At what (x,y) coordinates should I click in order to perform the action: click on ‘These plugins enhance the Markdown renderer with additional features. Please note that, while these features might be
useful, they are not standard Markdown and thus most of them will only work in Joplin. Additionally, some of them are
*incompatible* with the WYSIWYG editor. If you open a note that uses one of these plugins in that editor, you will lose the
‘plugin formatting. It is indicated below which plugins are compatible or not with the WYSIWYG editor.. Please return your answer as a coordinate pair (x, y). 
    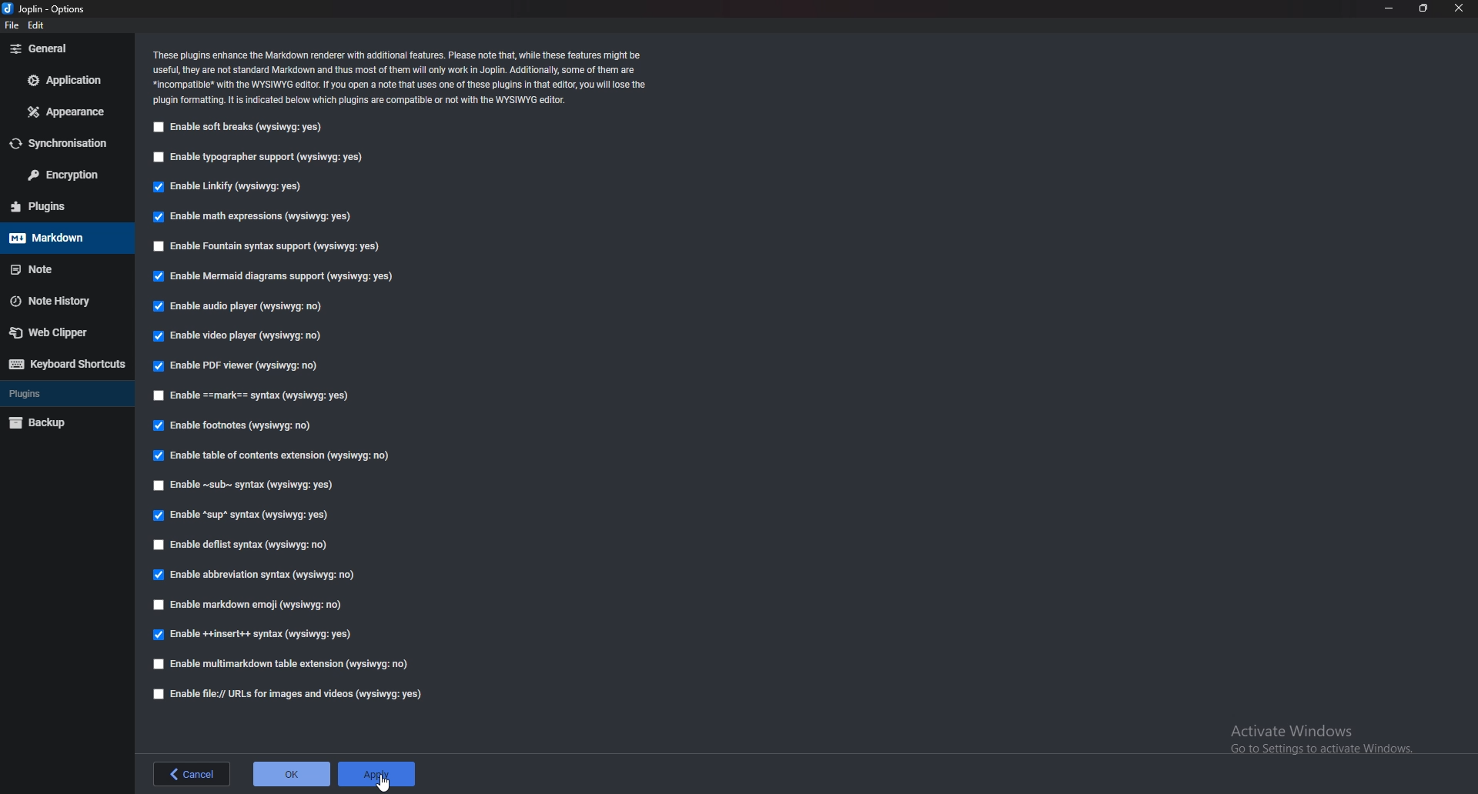
    Looking at the image, I should click on (403, 75).